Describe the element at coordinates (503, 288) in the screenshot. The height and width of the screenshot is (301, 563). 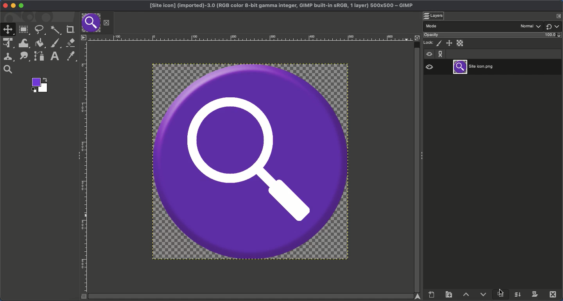
I see `cursor` at that location.